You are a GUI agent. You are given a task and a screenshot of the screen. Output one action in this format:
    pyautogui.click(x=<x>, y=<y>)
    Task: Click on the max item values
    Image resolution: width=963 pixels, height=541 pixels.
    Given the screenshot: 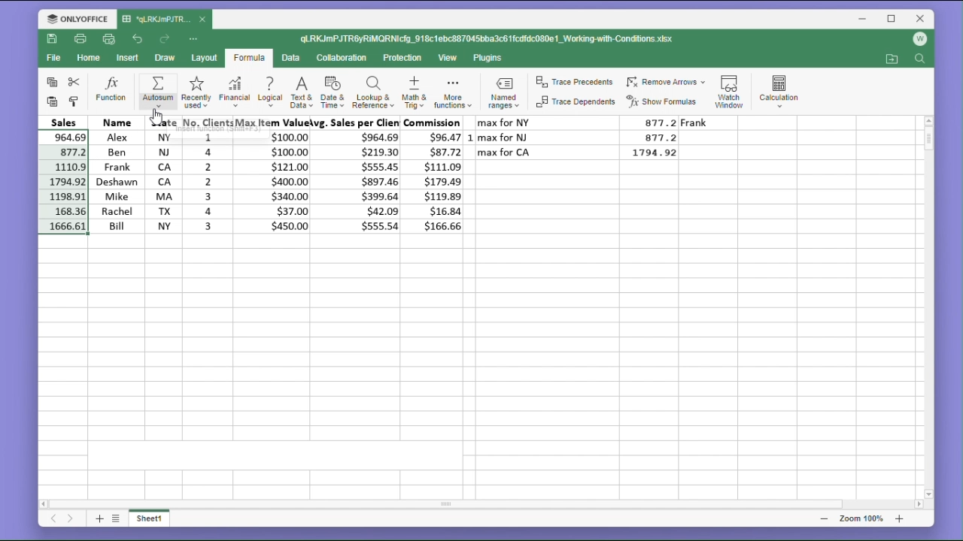 What is the action you would take?
    pyautogui.click(x=275, y=175)
    